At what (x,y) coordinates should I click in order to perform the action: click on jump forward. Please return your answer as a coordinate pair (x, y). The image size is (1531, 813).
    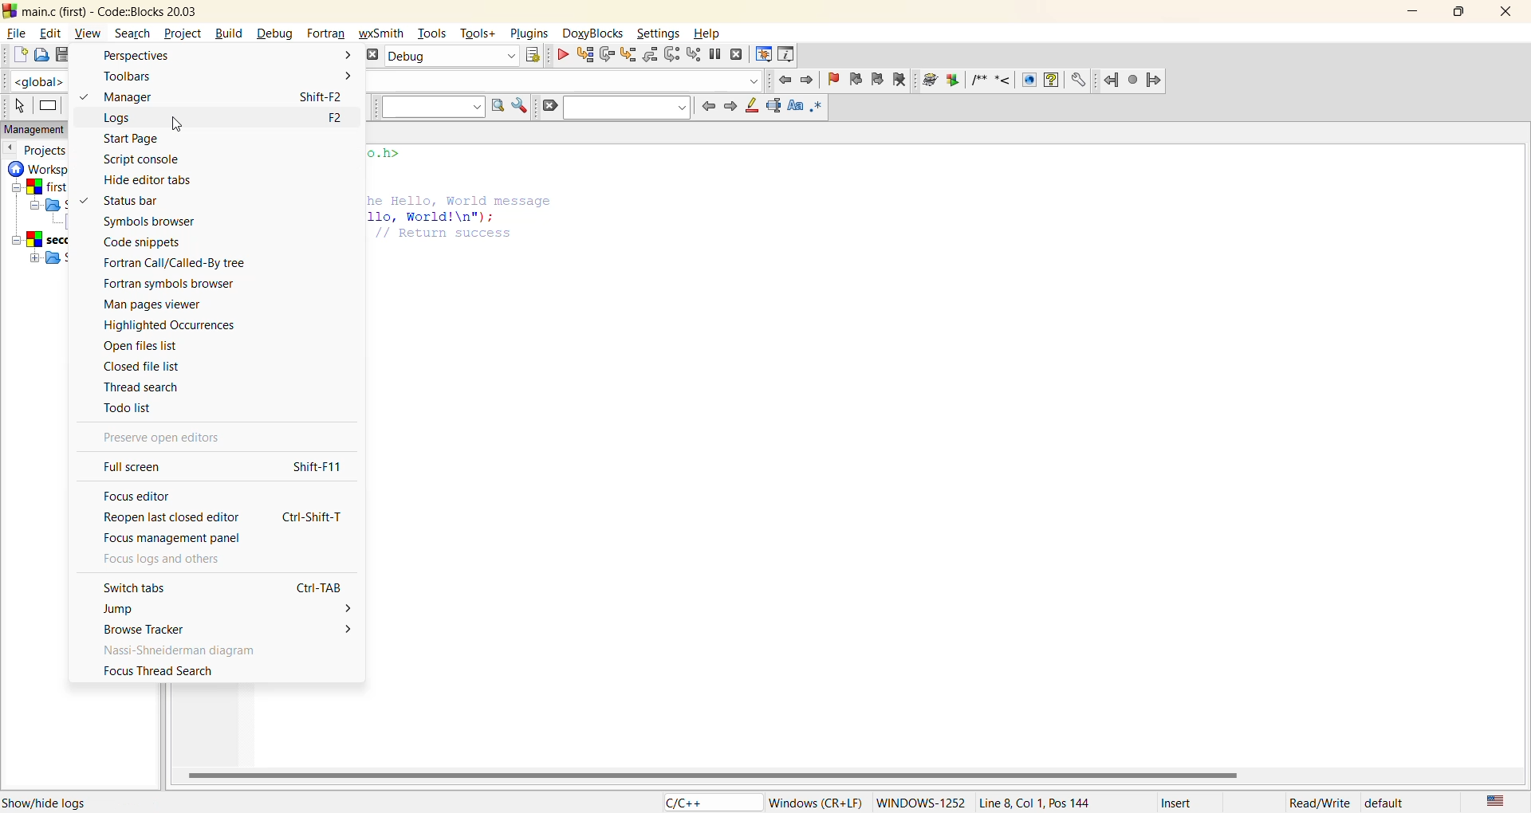
    Looking at the image, I should click on (812, 79).